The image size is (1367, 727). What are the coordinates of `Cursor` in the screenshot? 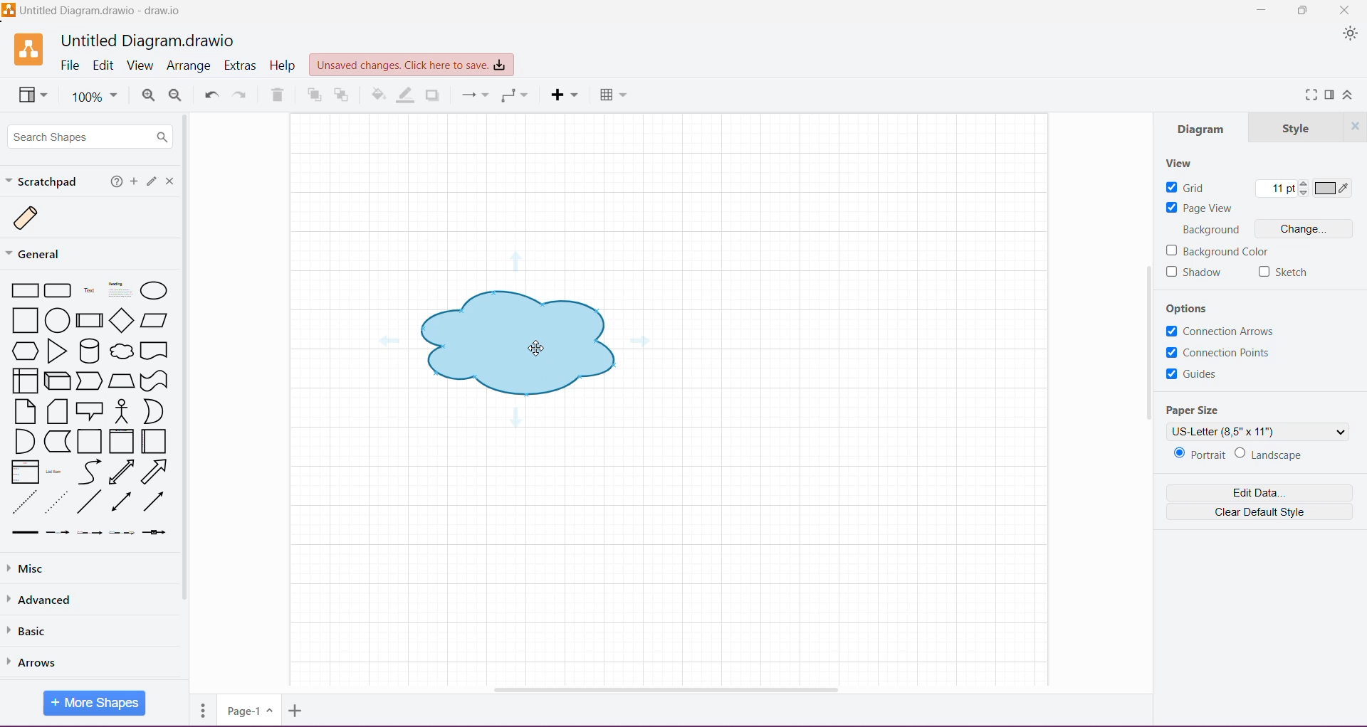 It's located at (528, 347).